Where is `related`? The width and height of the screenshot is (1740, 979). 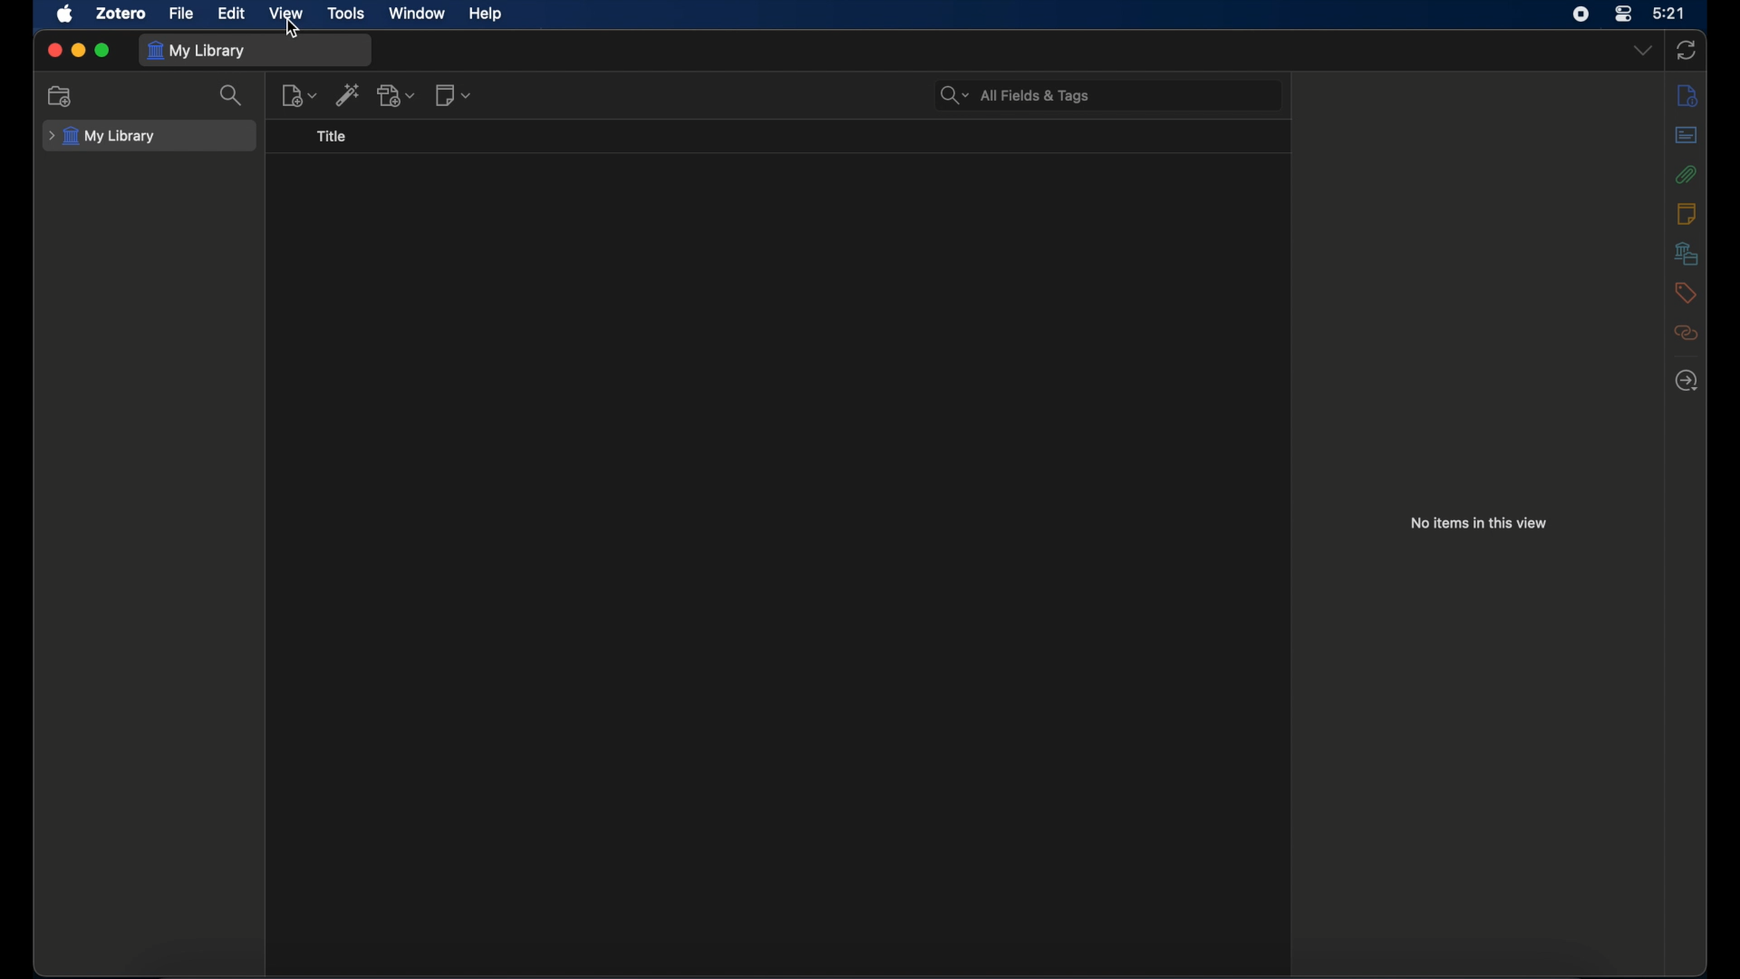
related is located at coordinates (1685, 333).